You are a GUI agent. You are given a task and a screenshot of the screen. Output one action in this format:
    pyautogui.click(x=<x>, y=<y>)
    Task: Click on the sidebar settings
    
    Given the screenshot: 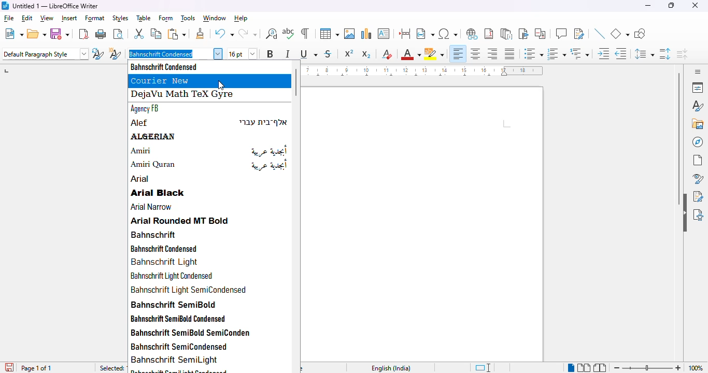 What is the action you would take?
    pyautogui.click(x=696, y=71)
    